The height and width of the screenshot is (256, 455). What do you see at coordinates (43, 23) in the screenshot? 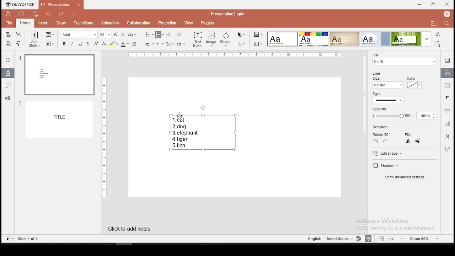
I see `insert` at bounding box center [43, 23].